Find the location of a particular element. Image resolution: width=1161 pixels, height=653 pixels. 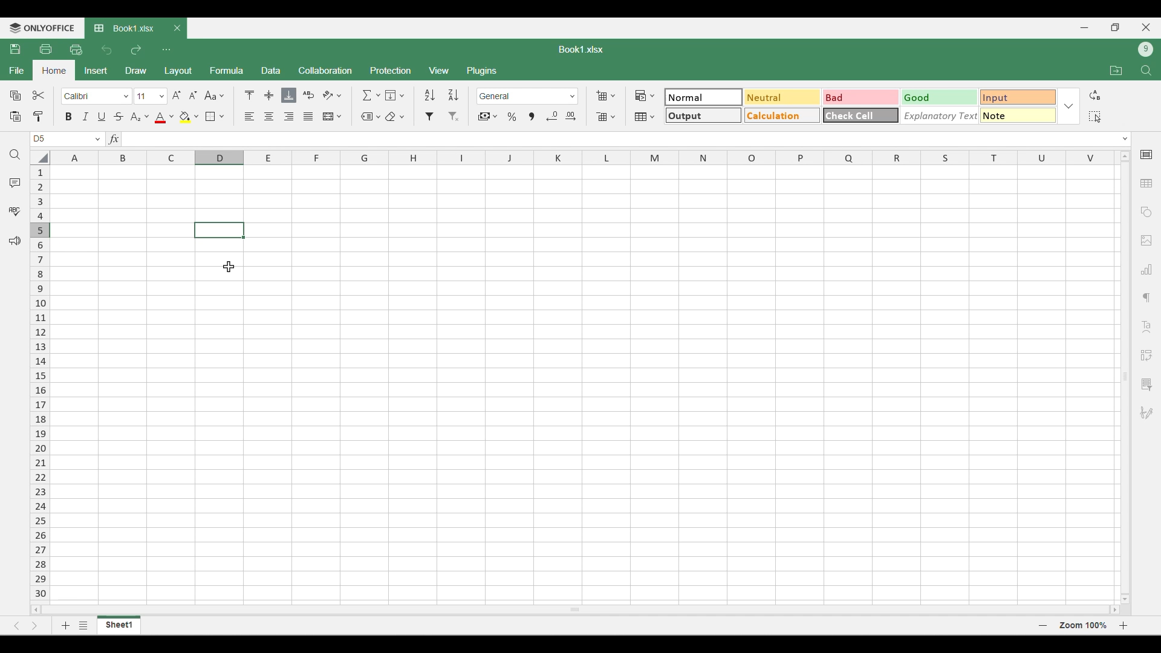

Show in smaller tab is located at coordinates (1116, 27).